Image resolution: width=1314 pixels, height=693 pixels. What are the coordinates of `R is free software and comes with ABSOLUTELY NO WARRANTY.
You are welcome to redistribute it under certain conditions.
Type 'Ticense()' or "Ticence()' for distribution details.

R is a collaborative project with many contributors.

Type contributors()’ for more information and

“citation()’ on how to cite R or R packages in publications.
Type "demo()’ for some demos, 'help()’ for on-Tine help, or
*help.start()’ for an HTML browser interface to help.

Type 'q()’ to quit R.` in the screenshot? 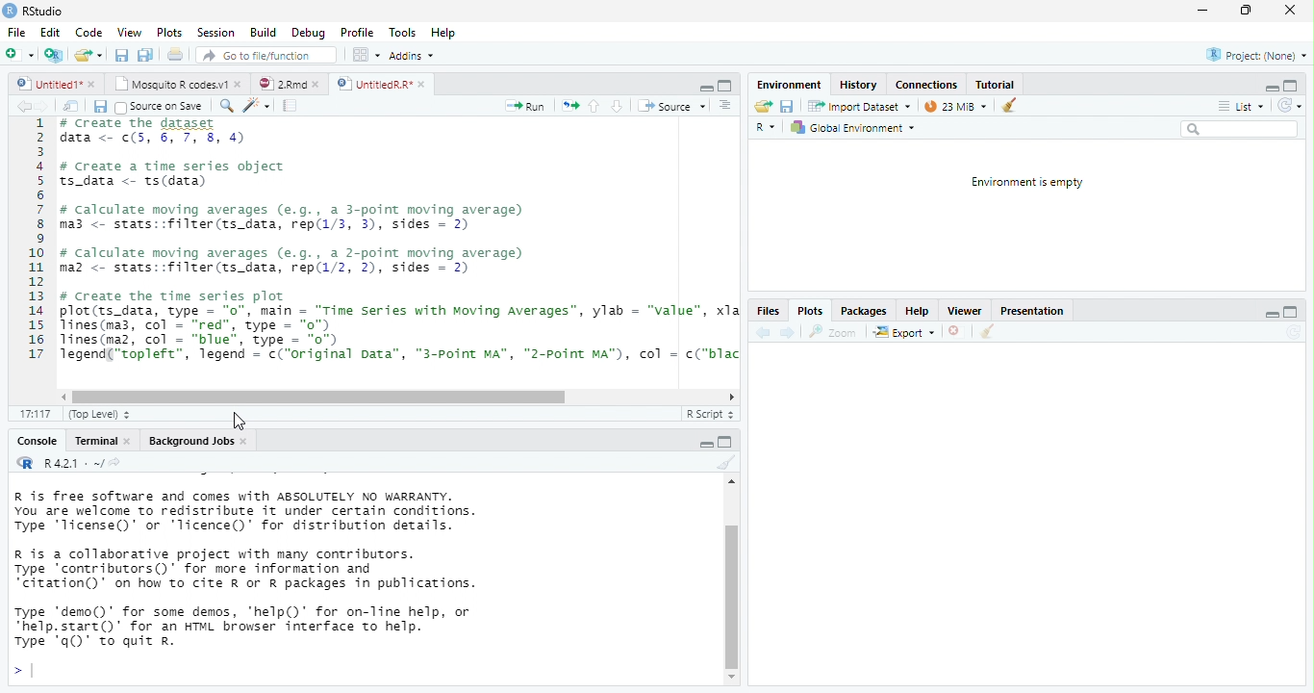 It's located at (327, 569).